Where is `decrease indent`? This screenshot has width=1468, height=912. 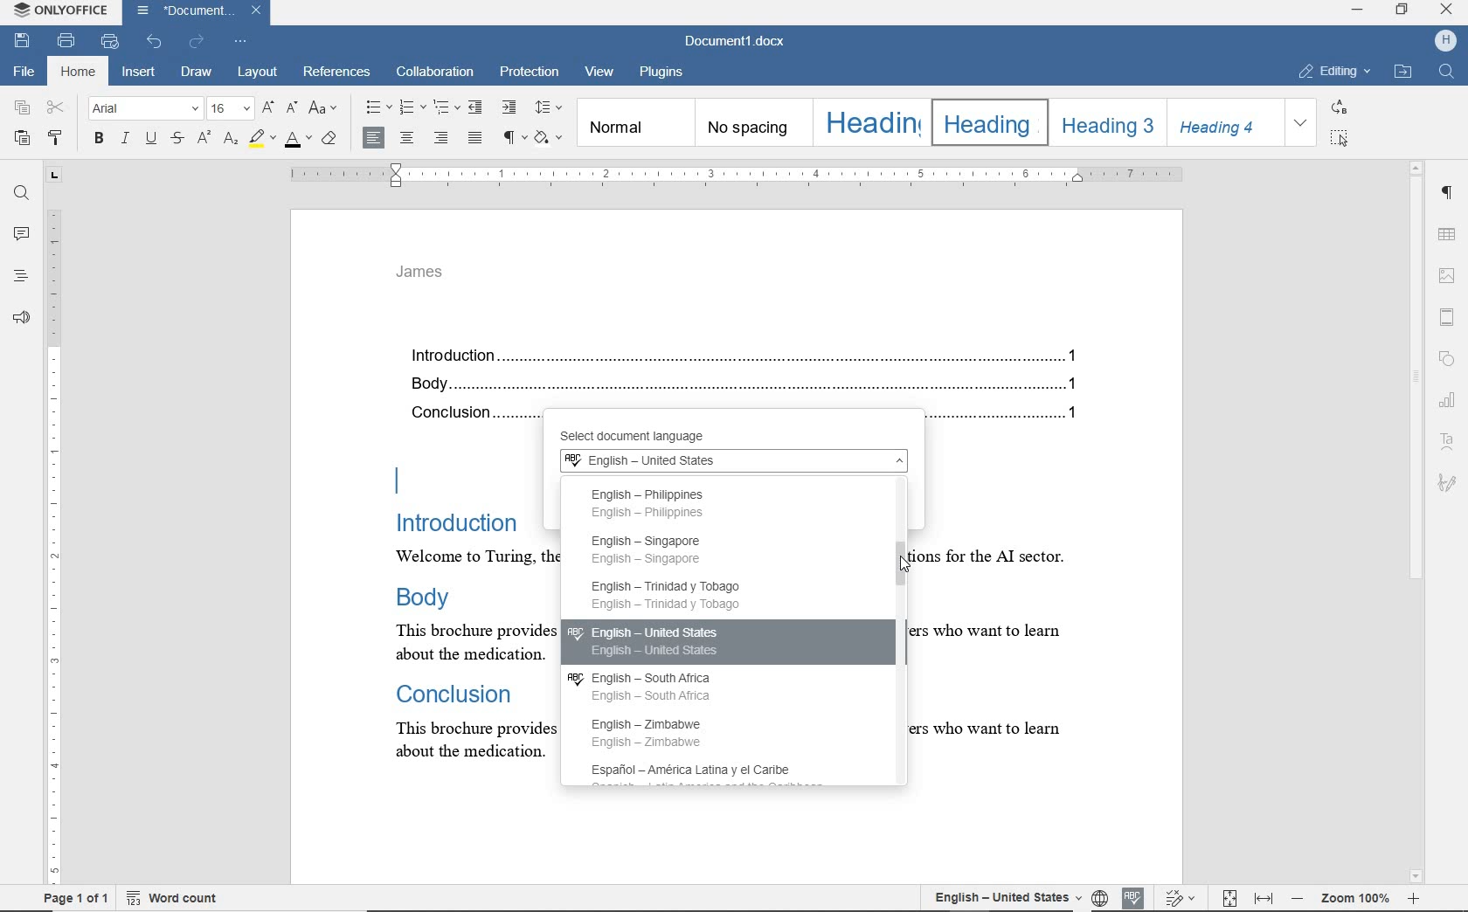 decrease indent is located at coordinates (477, 107).